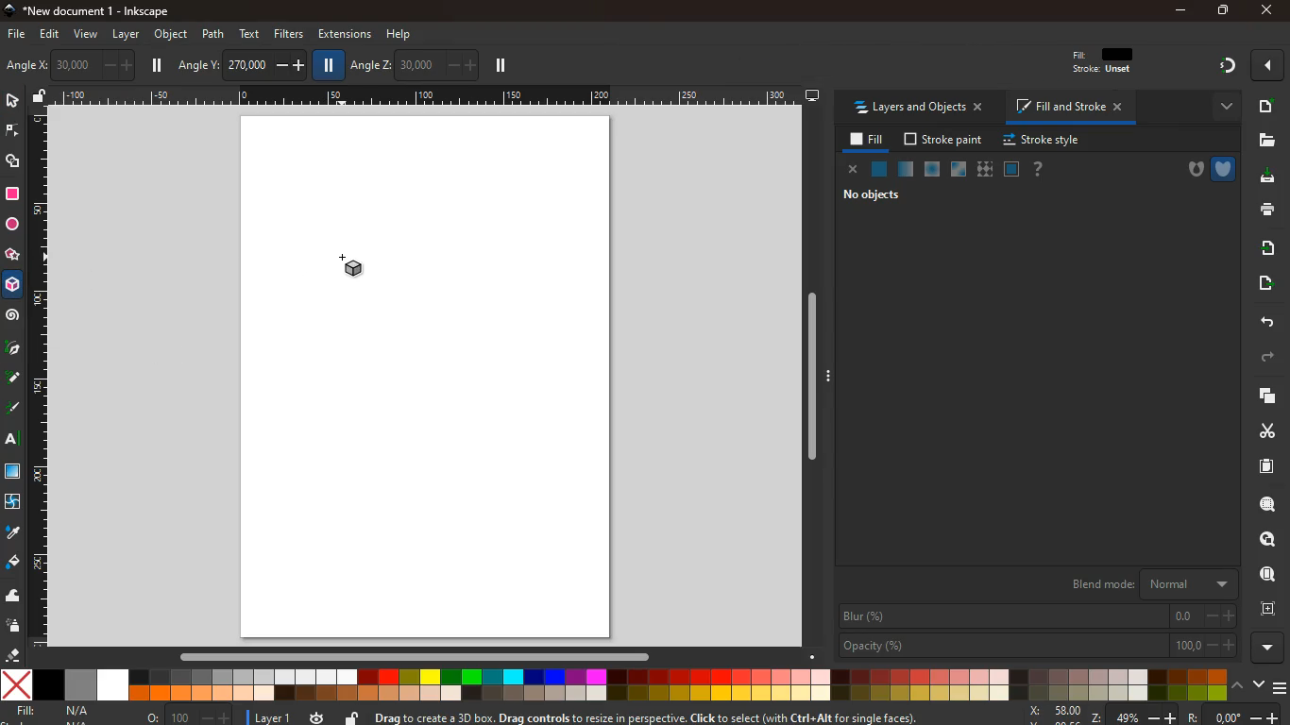  What do you see at coordinates (1279, 683) in the screenshot?
I see `menu` at bounding box center [1279, 683].